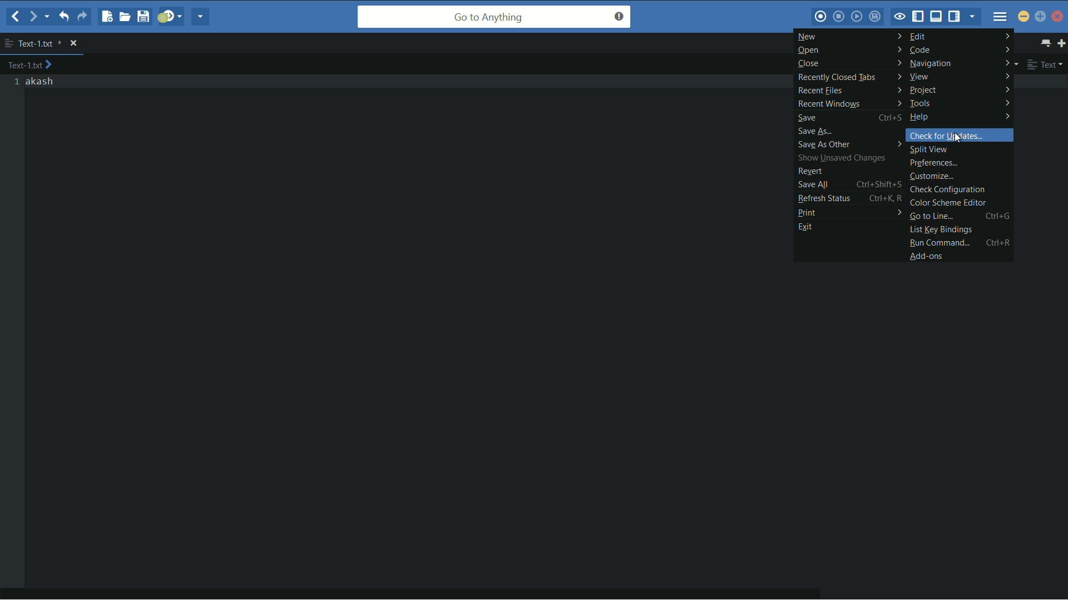 This screenshot has height=600, width=1068. What do you see at coordinates (848, 184) in the screenshot?
I see `save all` at bounding box center [848, 184].